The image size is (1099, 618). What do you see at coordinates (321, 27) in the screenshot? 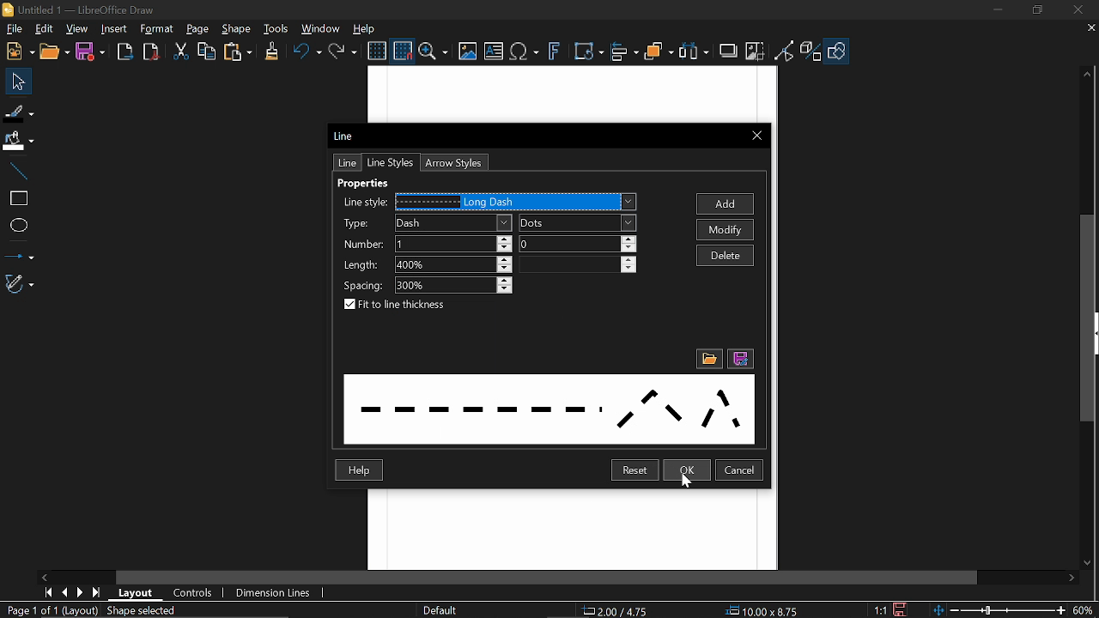
I see `Window` at bounding box center [321, 27].